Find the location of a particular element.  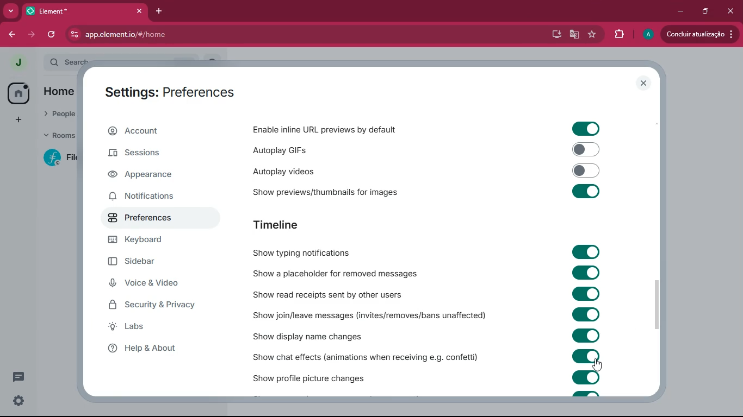

show typing notifications is located at coordinates (310, 252).